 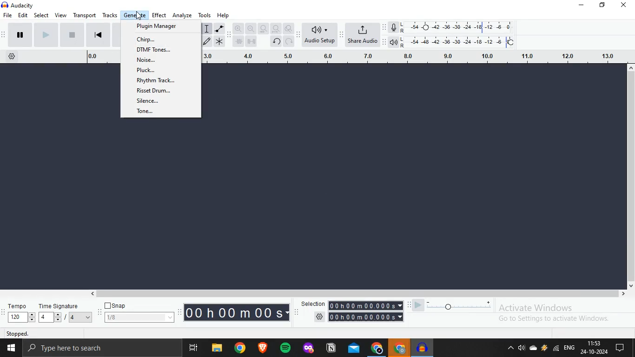 I want to click on Tools, so click(x=205, y=14).